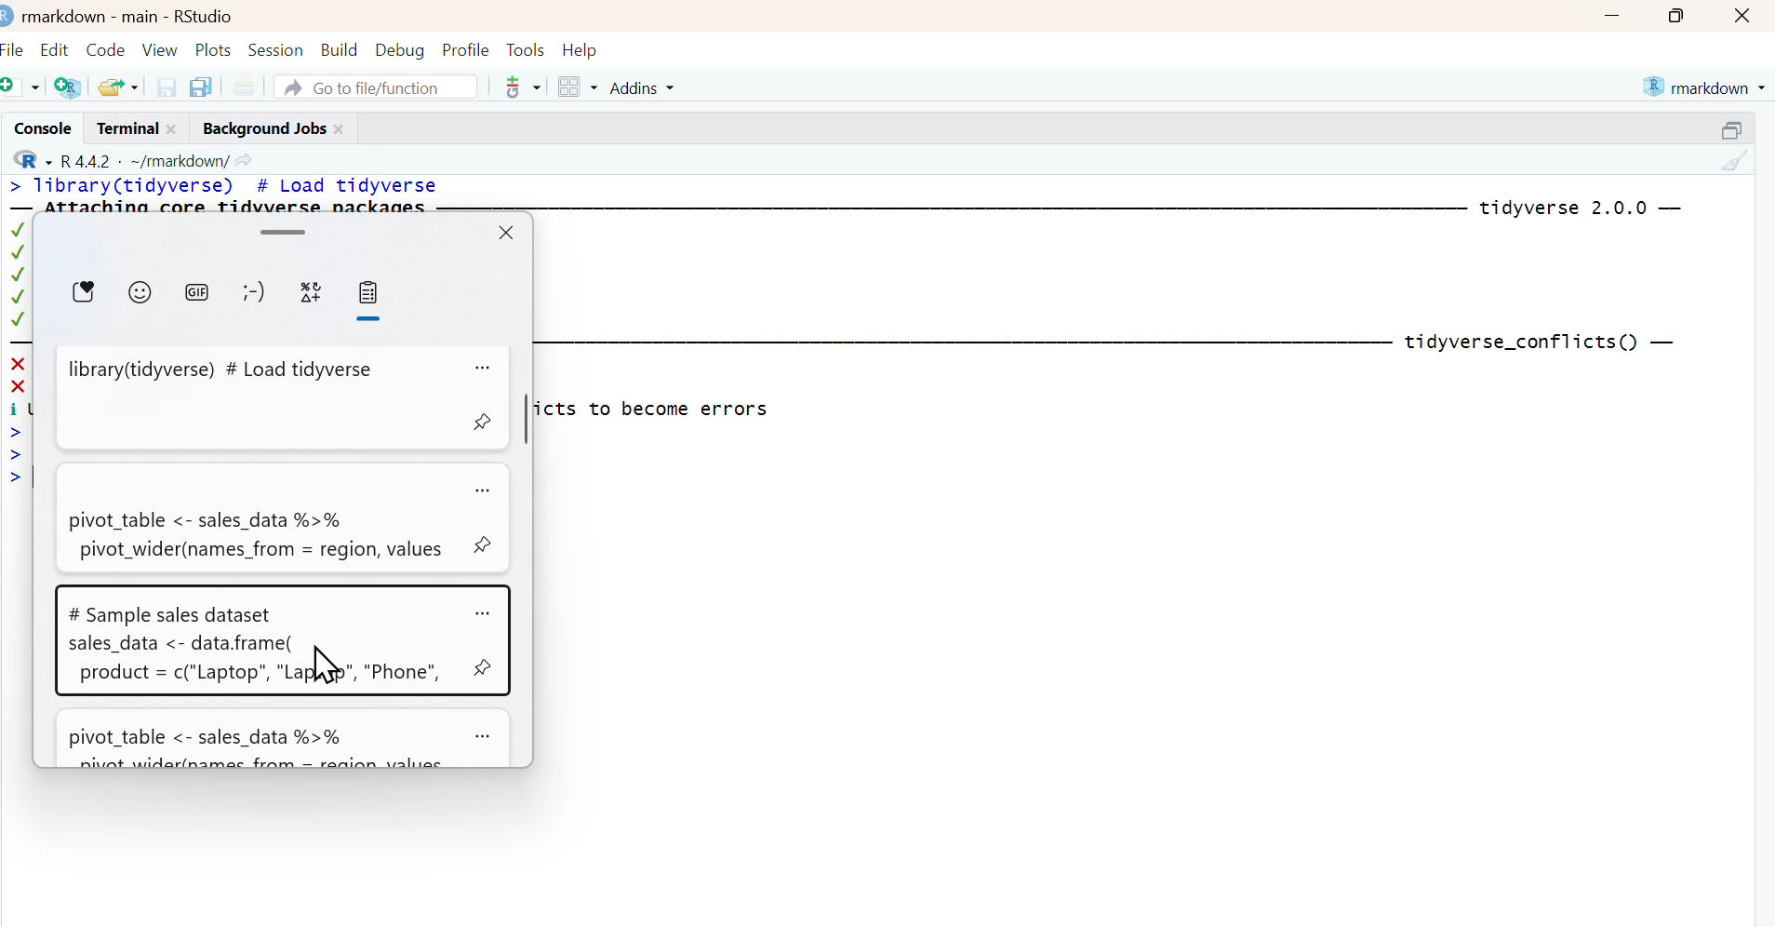  I want to click on close, so click(177, 128).